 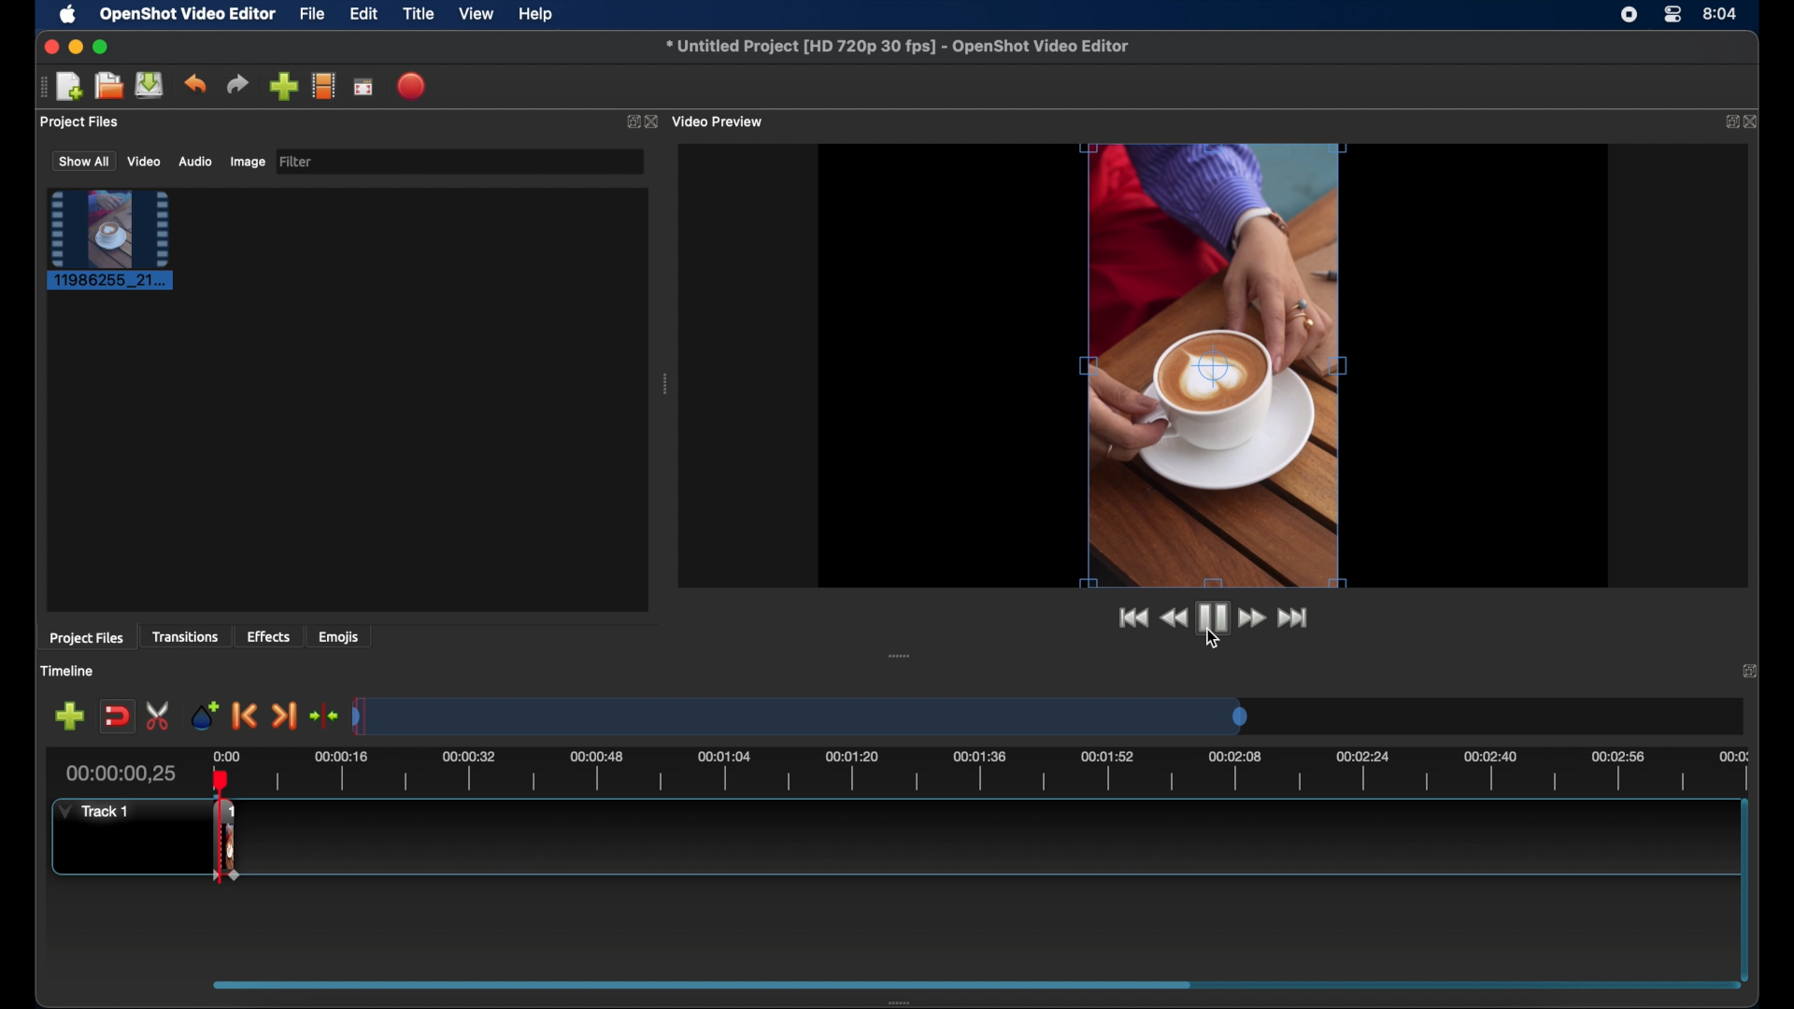 I want to click on maximize, so click(x=103, y=47).